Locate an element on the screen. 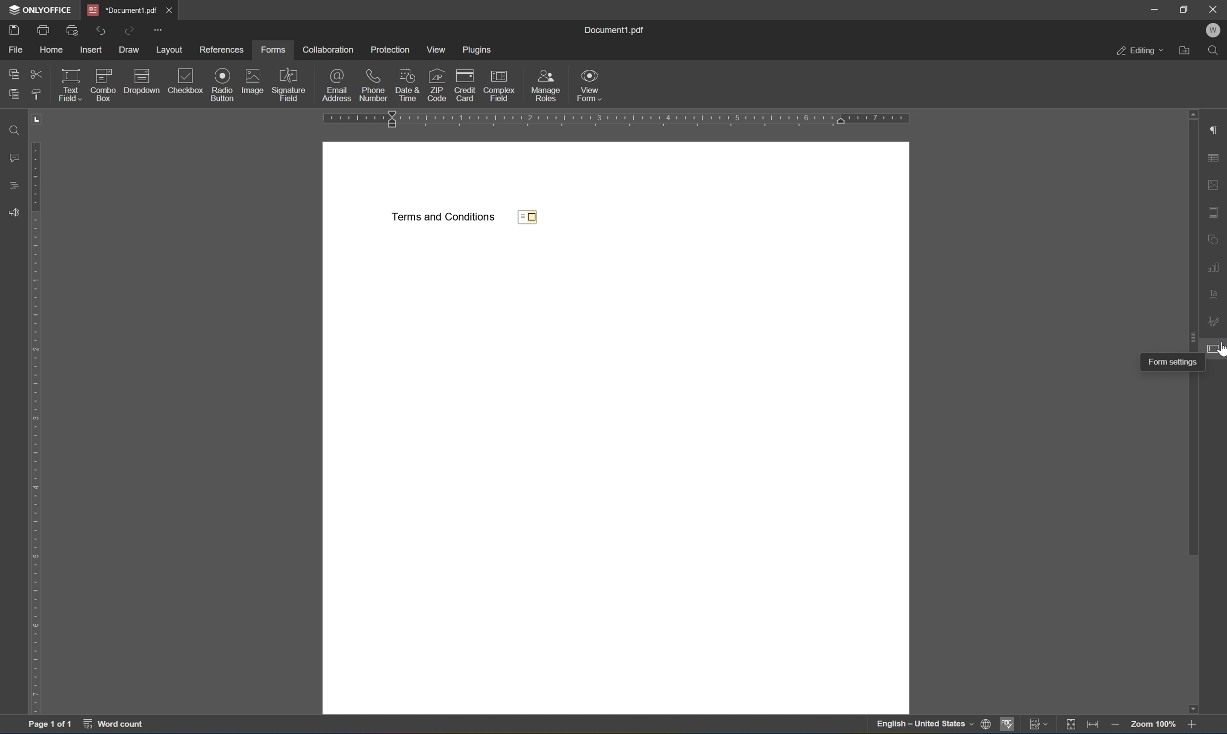  Terms and conditions is located at coordinates (443, 217).